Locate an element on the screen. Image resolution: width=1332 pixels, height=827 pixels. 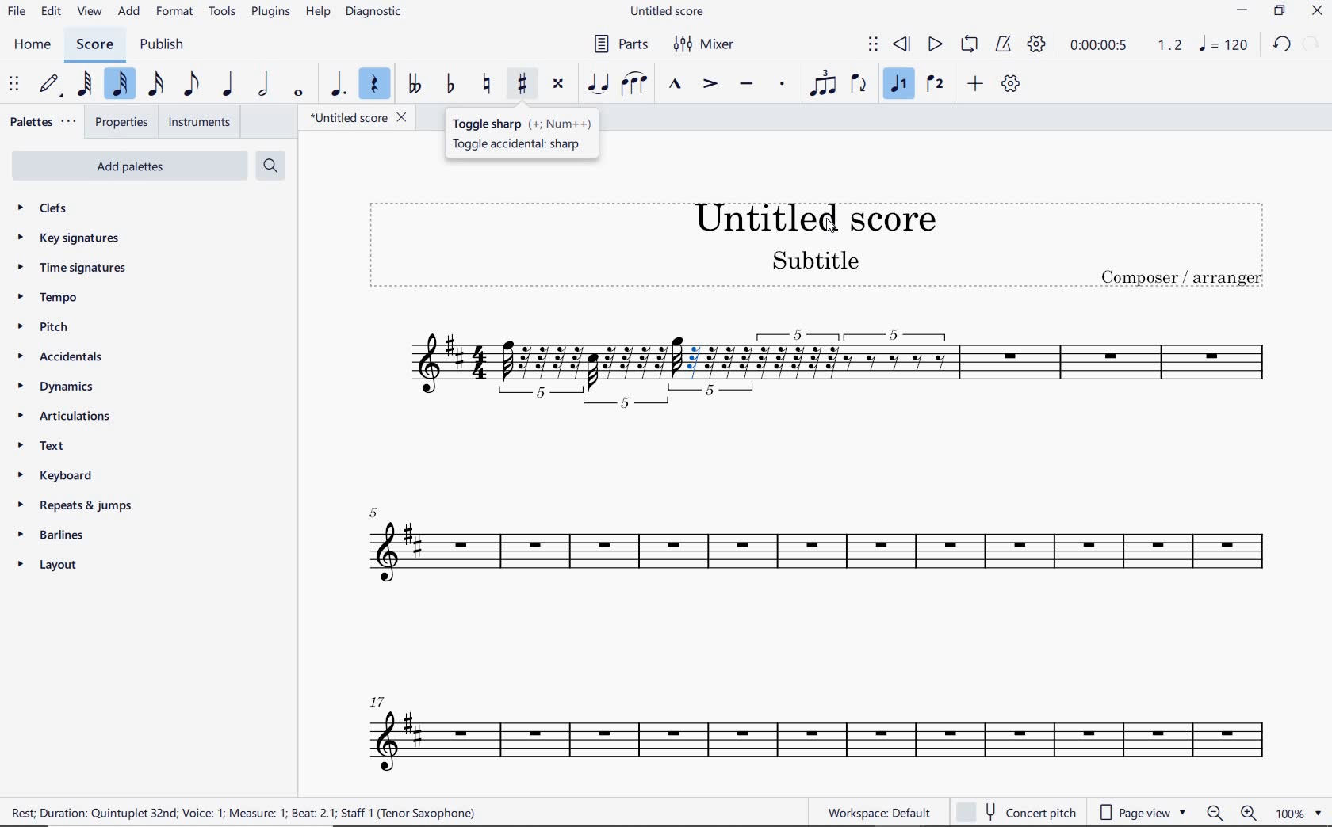
AUGMENTATION DOT is located at coordinates (340, 85).